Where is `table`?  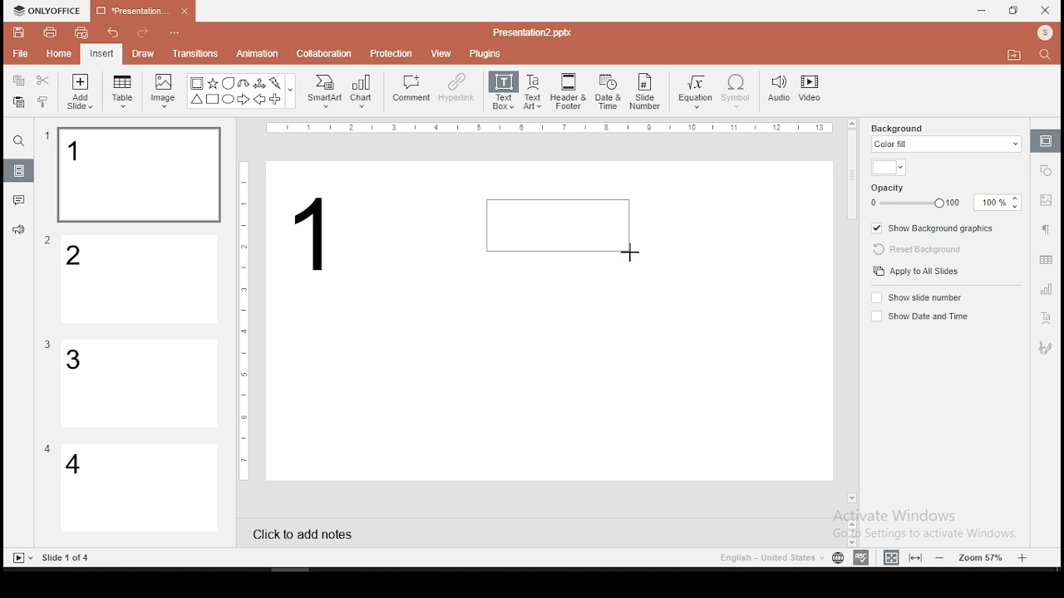 table is located at coordinates (125, 92).